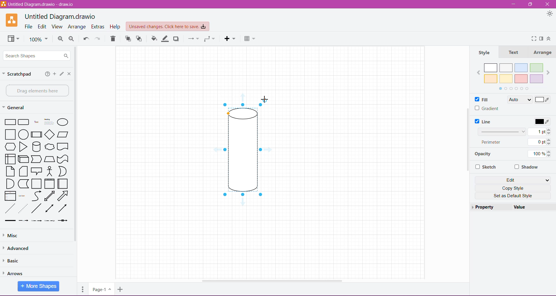  Describe the element at coordinates (19, 74) in the screenshot. I see `Scratchpad` at that location.